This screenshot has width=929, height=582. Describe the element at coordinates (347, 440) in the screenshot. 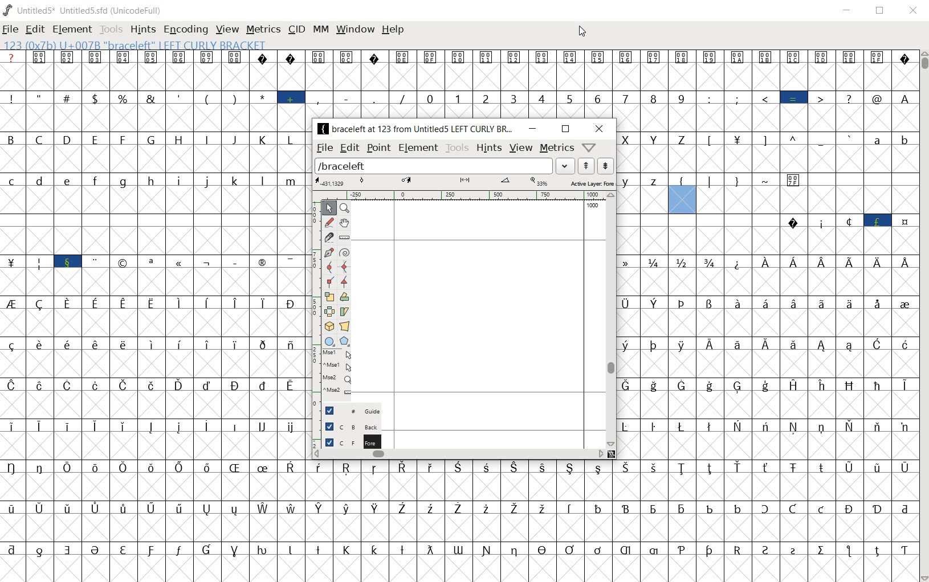

I see `background` at that location.